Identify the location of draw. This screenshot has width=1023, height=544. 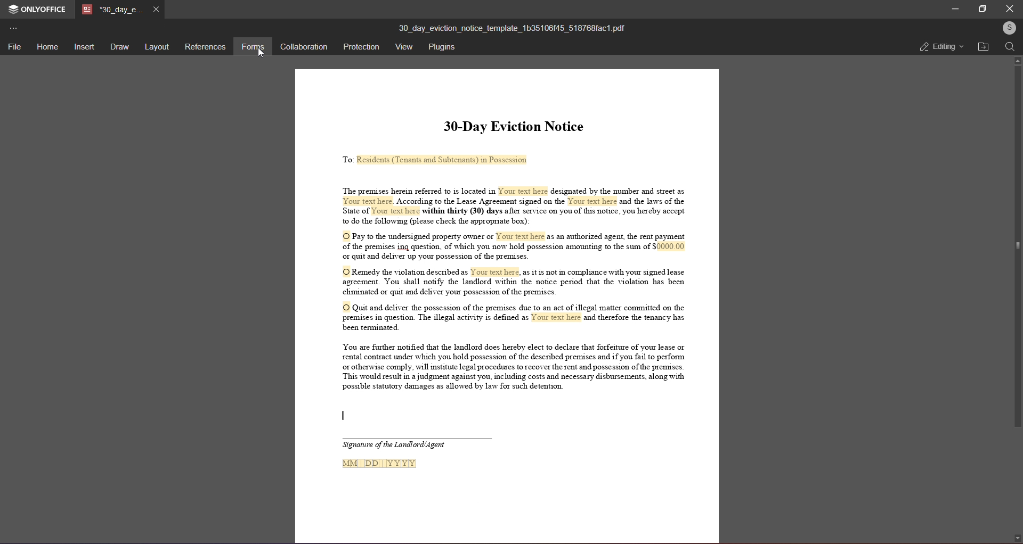
(119, 47).